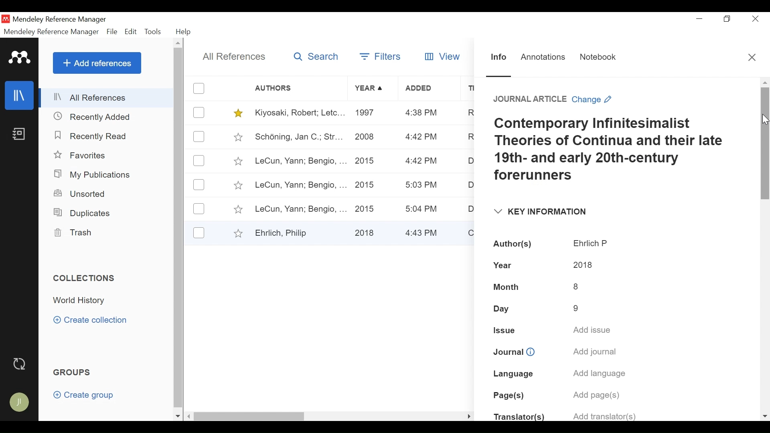 Image resolution: width=770 pixels, height=433 pixels. I want to click on 4:43 PM, so click(424, 232).